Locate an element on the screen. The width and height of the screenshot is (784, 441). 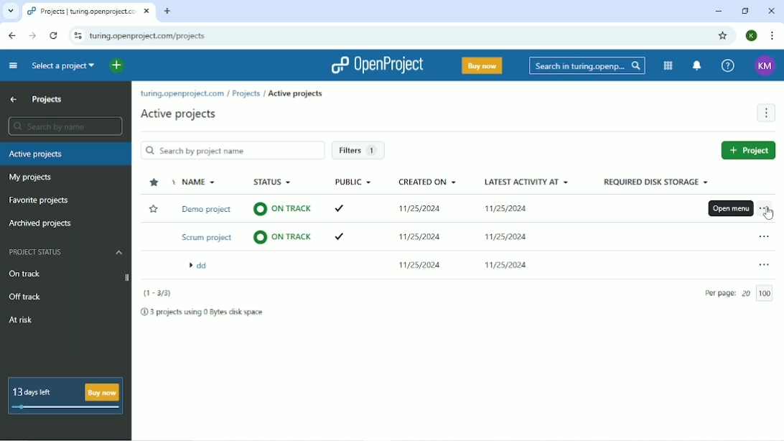
Search tabs is located at coordinates (11, 11).